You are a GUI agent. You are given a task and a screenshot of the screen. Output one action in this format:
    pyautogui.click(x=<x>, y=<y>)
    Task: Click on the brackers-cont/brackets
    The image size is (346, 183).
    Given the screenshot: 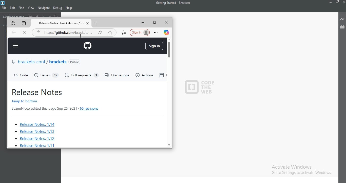 What is the action you would take?
    pyautogui.click(x=38, y=63)
    